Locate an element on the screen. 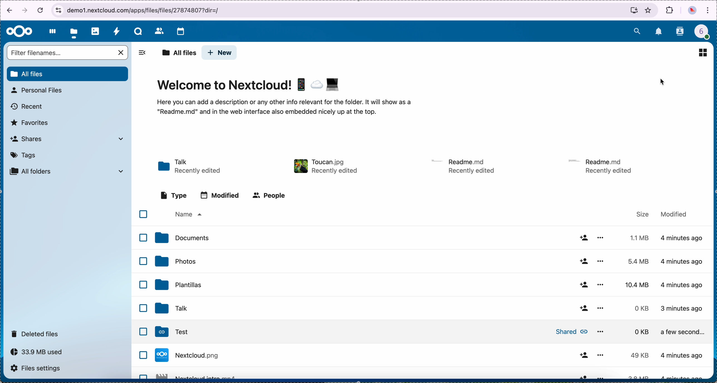  extensions is located at coordinates (670, 10).